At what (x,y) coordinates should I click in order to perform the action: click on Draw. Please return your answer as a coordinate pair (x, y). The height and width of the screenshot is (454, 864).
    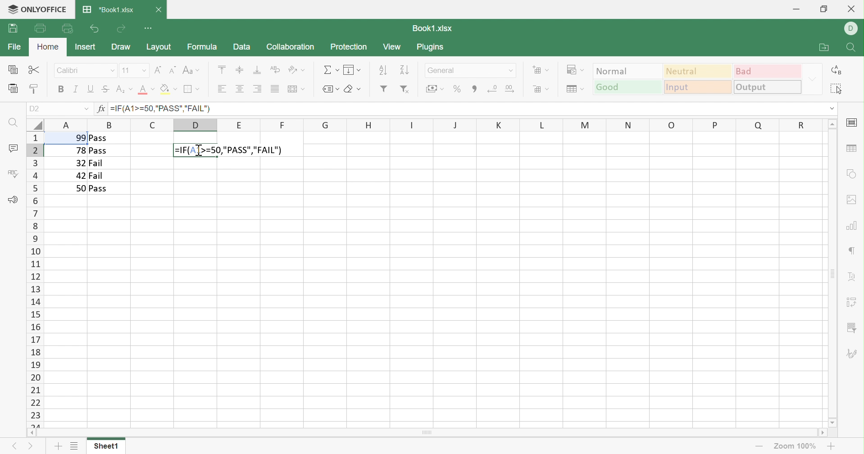
    Looking at the image, I should click on (120, 47).